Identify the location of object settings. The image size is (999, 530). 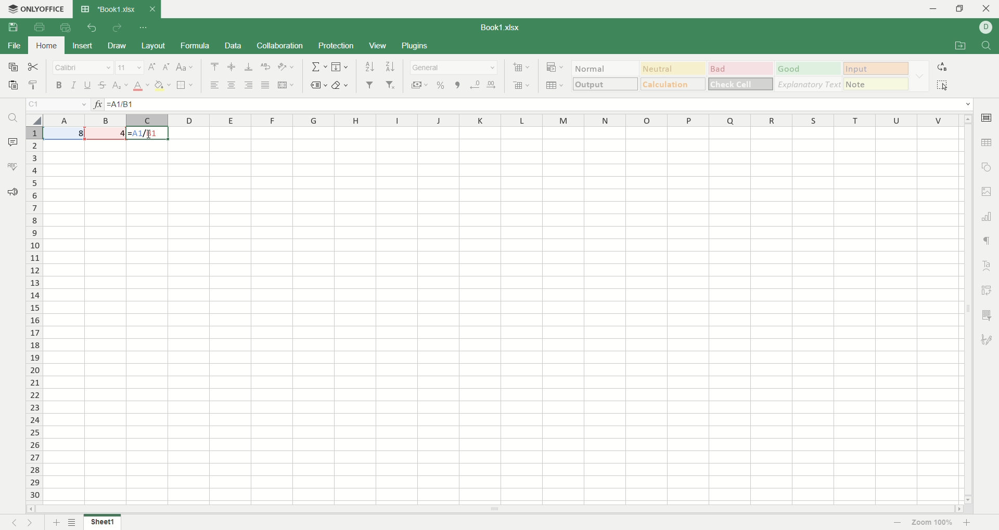
(987, 167).